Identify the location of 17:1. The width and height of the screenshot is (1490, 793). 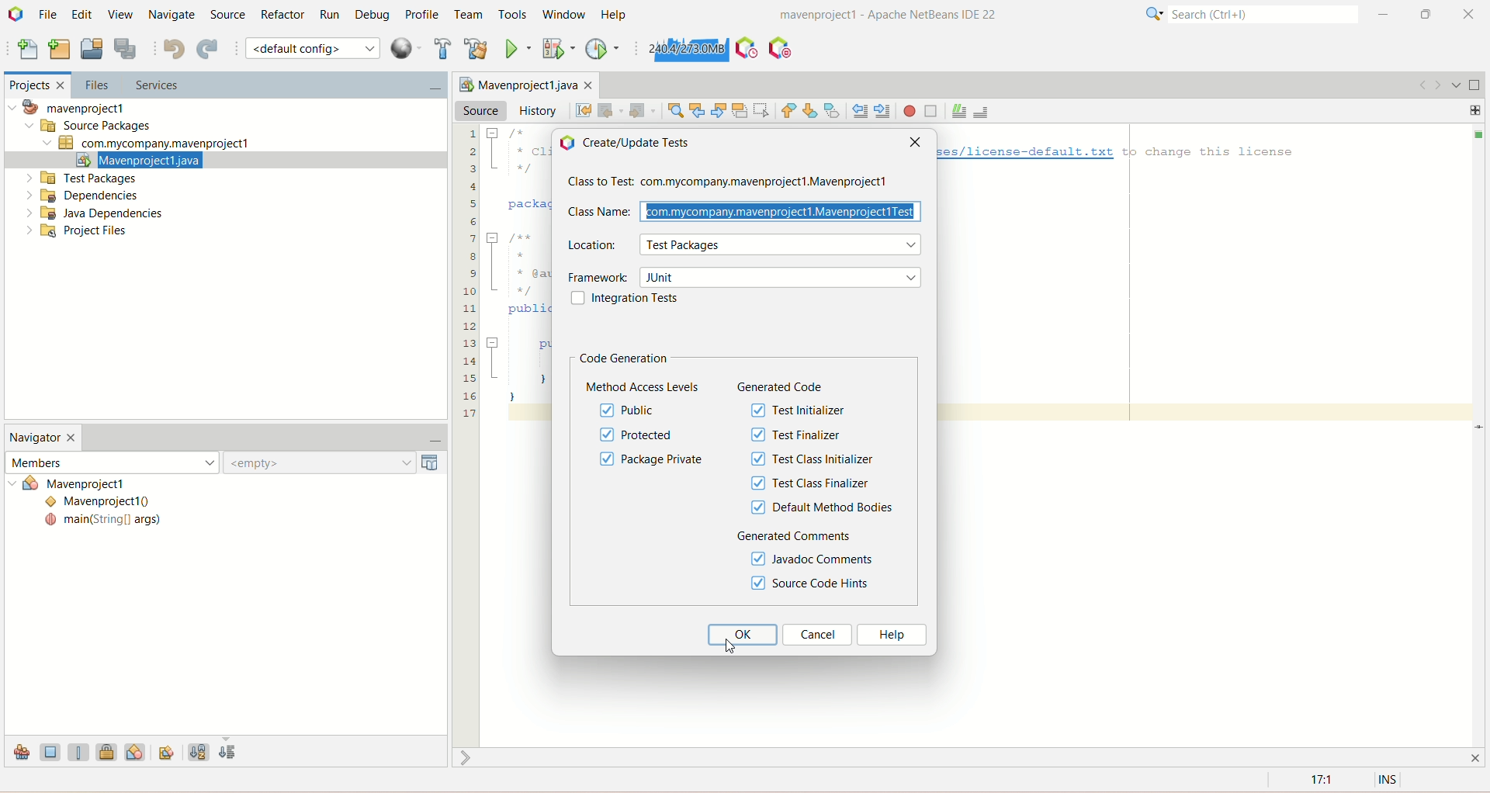
(1319, 781).